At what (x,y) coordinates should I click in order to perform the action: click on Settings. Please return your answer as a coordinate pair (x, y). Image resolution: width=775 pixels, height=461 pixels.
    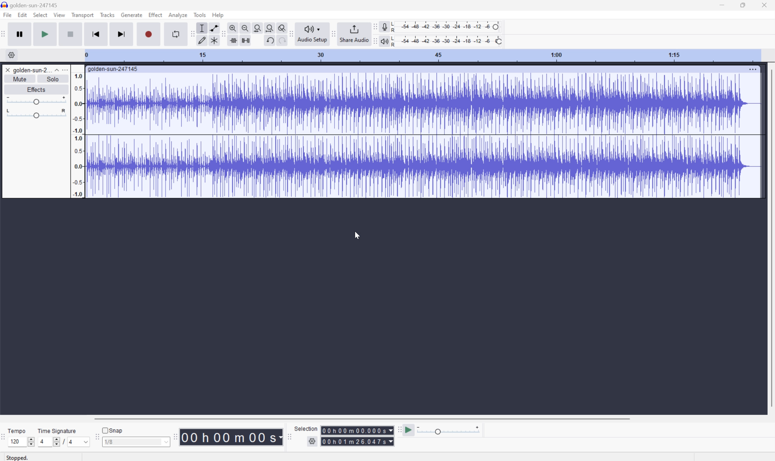
    Looking at the image, I should click on (10, 55).